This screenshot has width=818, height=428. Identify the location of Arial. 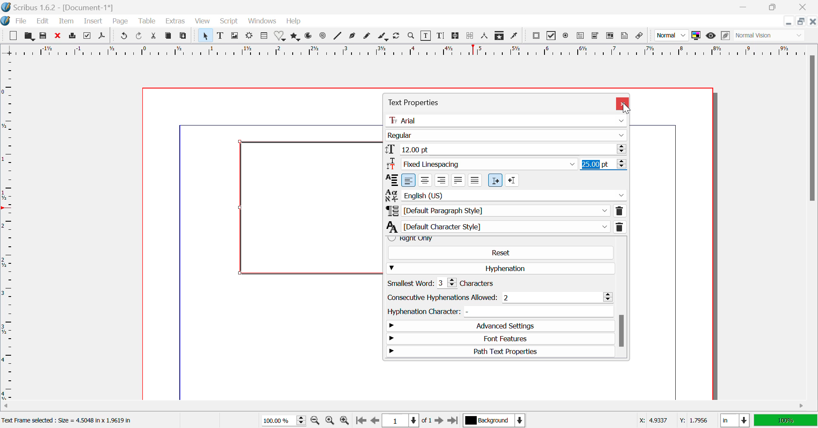
(508, 120).